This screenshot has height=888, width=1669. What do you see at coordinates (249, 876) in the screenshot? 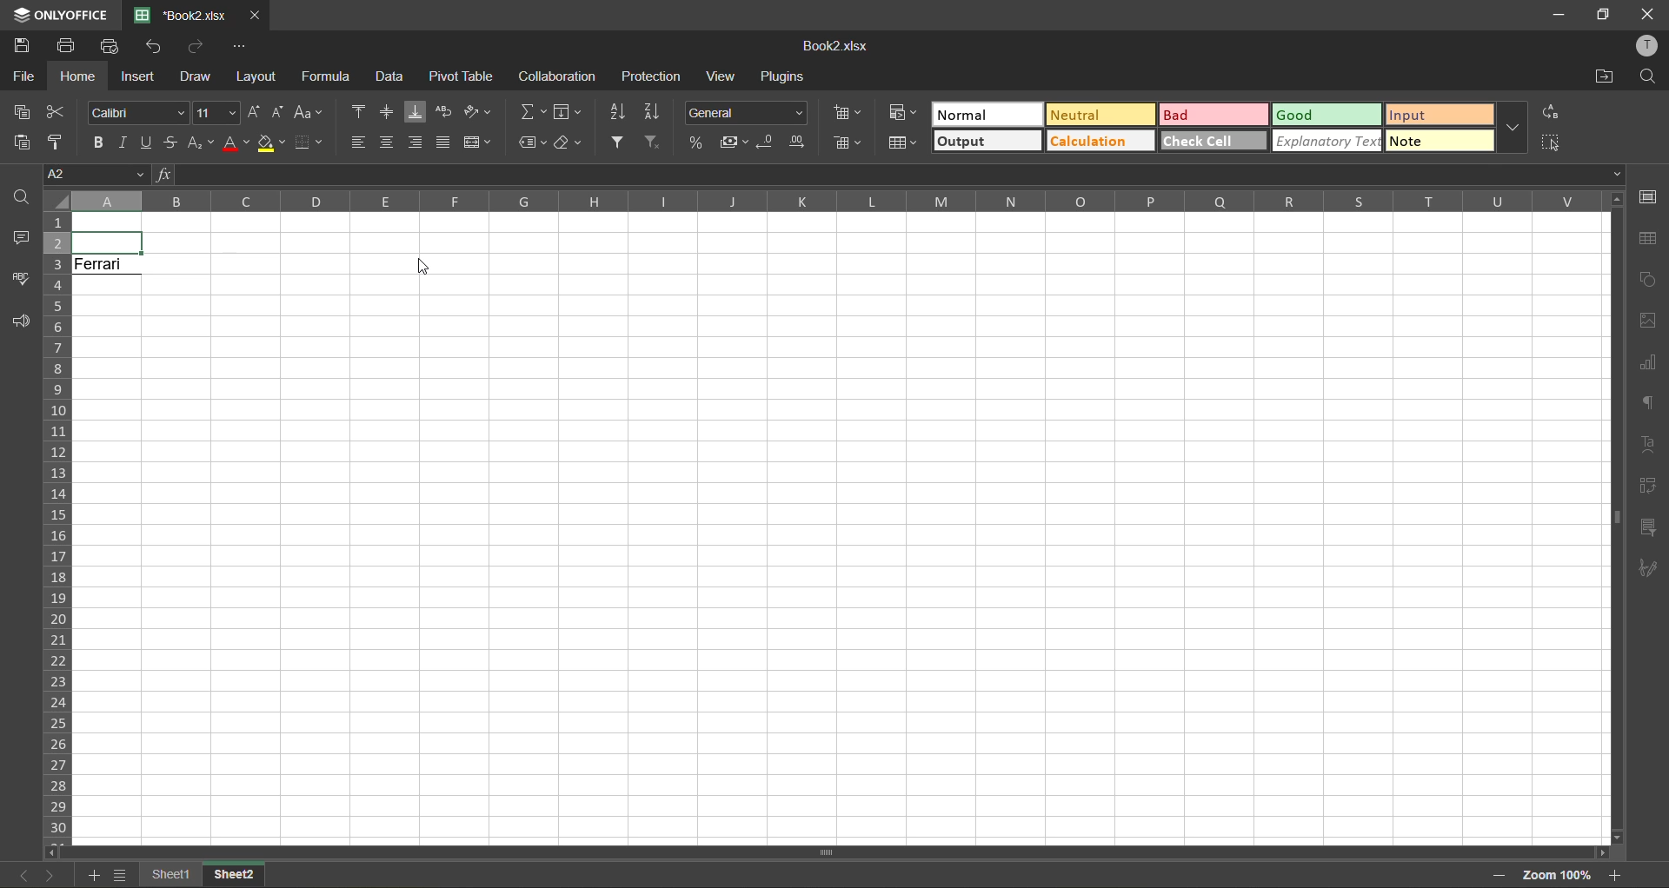
I see `Sheet 2` at bounding box center [249, 876].